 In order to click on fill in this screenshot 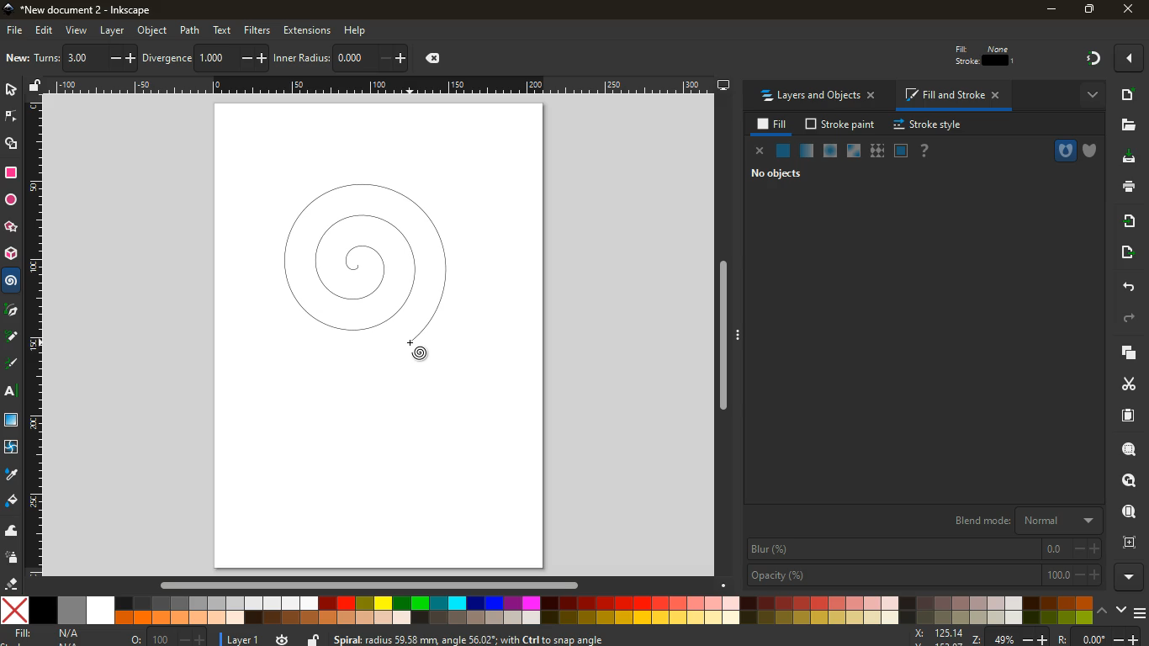, I will do `click(10, 501)`.